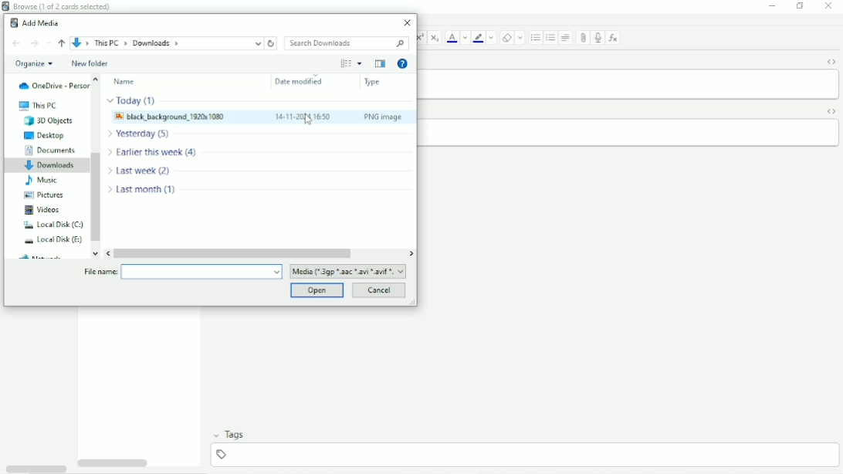 The image size is (843, 474). I want to click on Recent locations, so click(49, 42).